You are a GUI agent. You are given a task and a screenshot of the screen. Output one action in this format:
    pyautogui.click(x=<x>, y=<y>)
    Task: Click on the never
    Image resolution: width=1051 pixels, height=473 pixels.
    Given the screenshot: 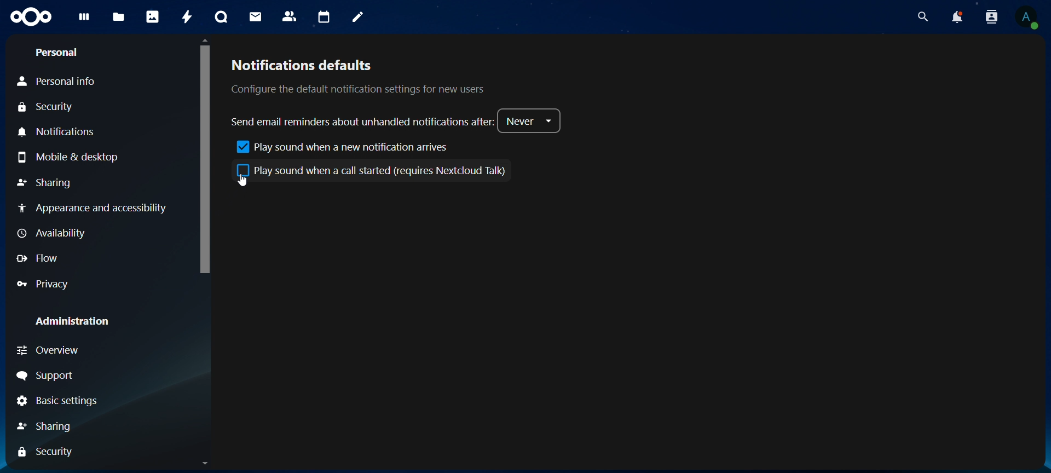 What is the action you would take?
    pyautogui.click(x=531, y=122)
    